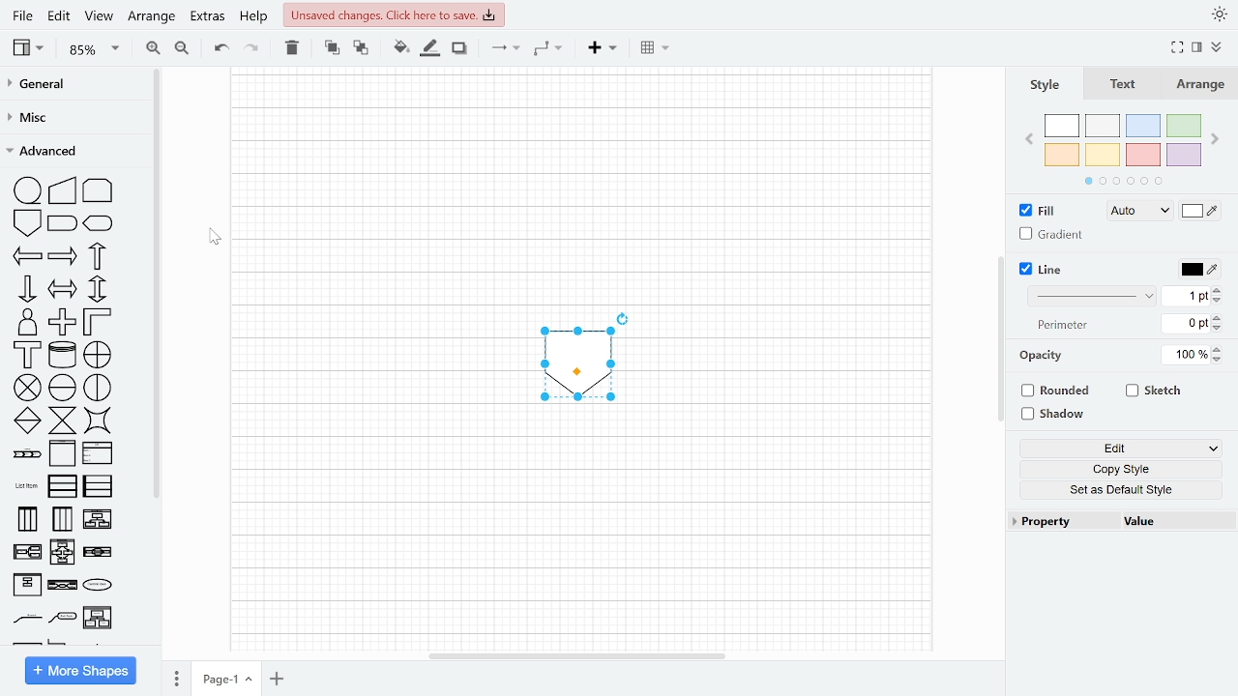 The width and height of the screenshot is (1238, 696). What do you see at coordinates (1103, 126) in the screenshot?
I see `ash` at bounding box center [1103, 126].